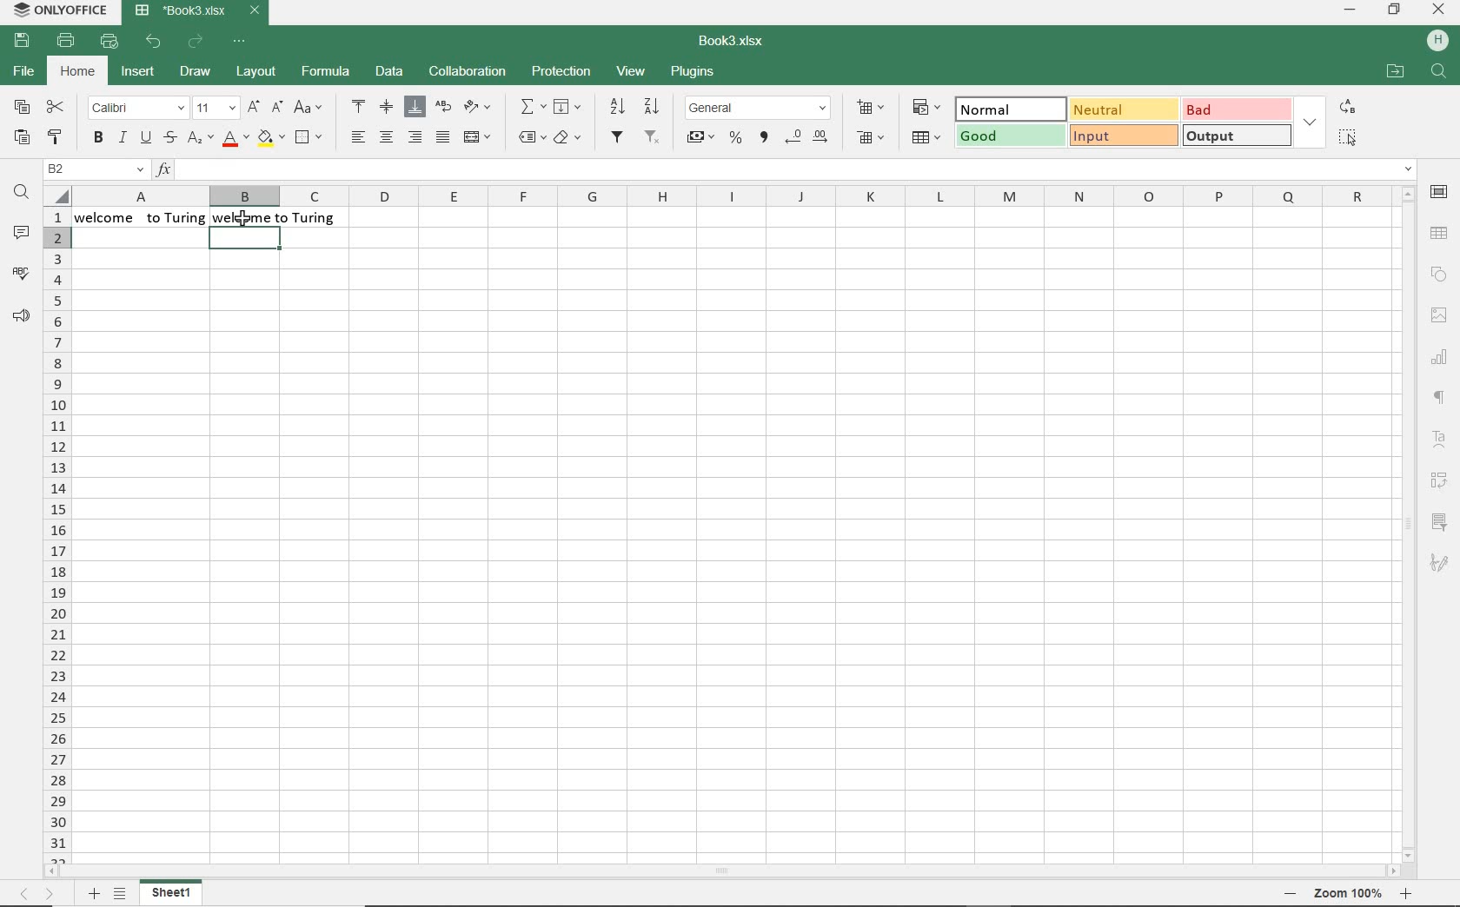  Describe the element at coordinates (478, 138) in the screenshot. I see `merge and center` at that location.